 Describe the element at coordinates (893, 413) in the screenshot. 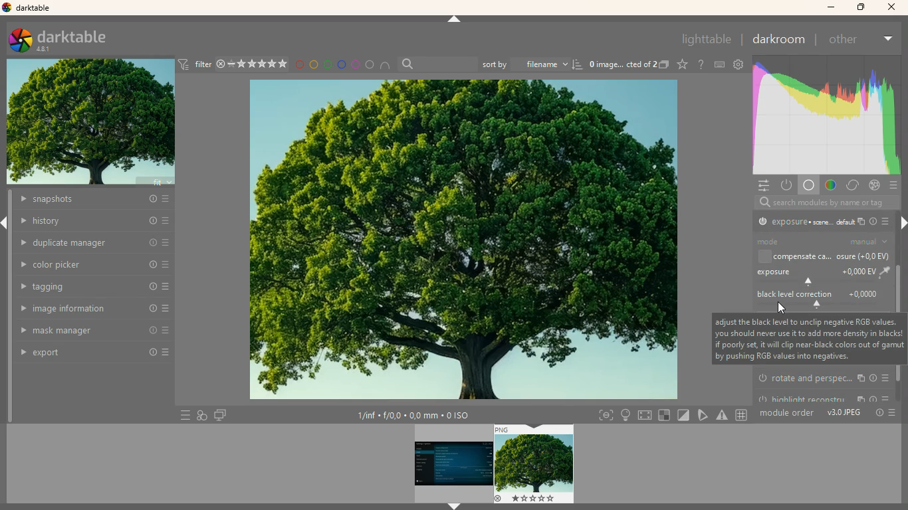

I see `` at that location.